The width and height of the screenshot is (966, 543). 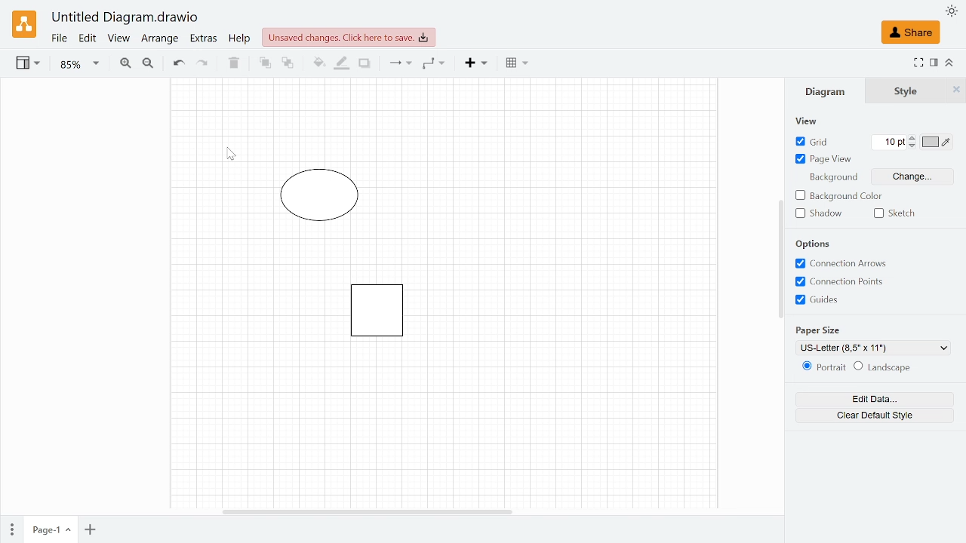 What do you see at coordinates (232, 63) in the screenshot?
I see `Delete` at bounding box center [232, 63].